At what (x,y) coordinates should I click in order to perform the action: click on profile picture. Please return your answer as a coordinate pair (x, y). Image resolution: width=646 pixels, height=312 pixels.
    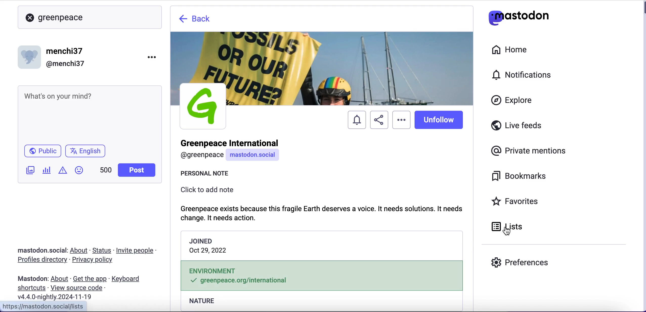
    Looking at the image, I should click on (203, 106).